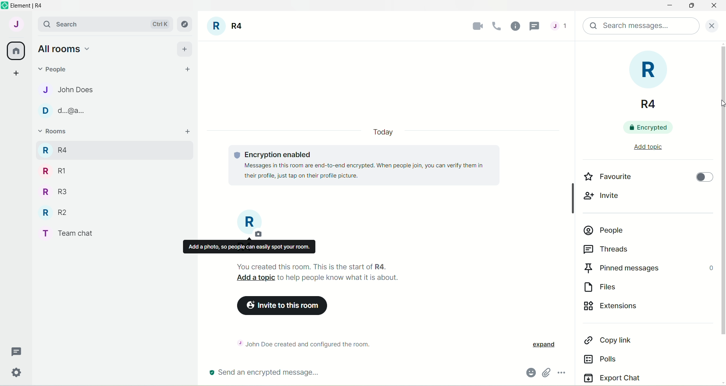  Describe the element at coordinates (606, 286) in the screenshot. I see `files` at that location.